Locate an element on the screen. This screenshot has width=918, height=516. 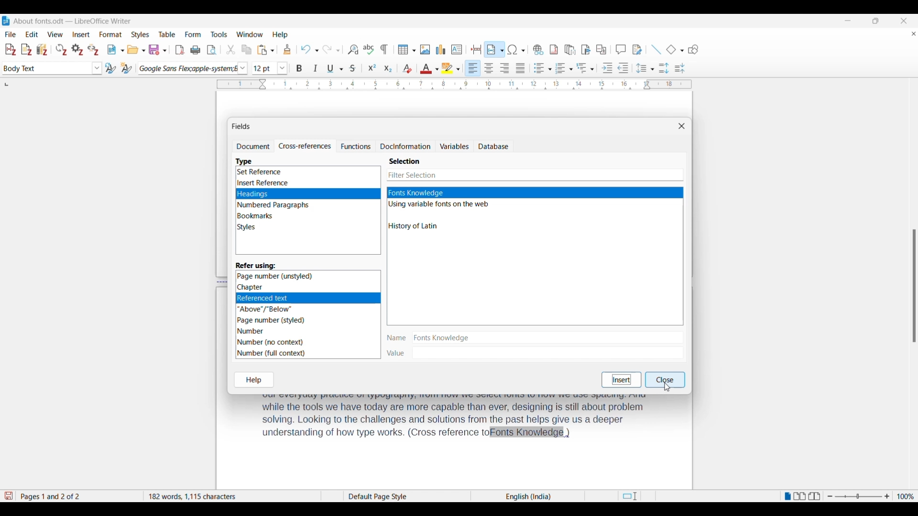
Insert endnote is located at coordinates (570, 50).